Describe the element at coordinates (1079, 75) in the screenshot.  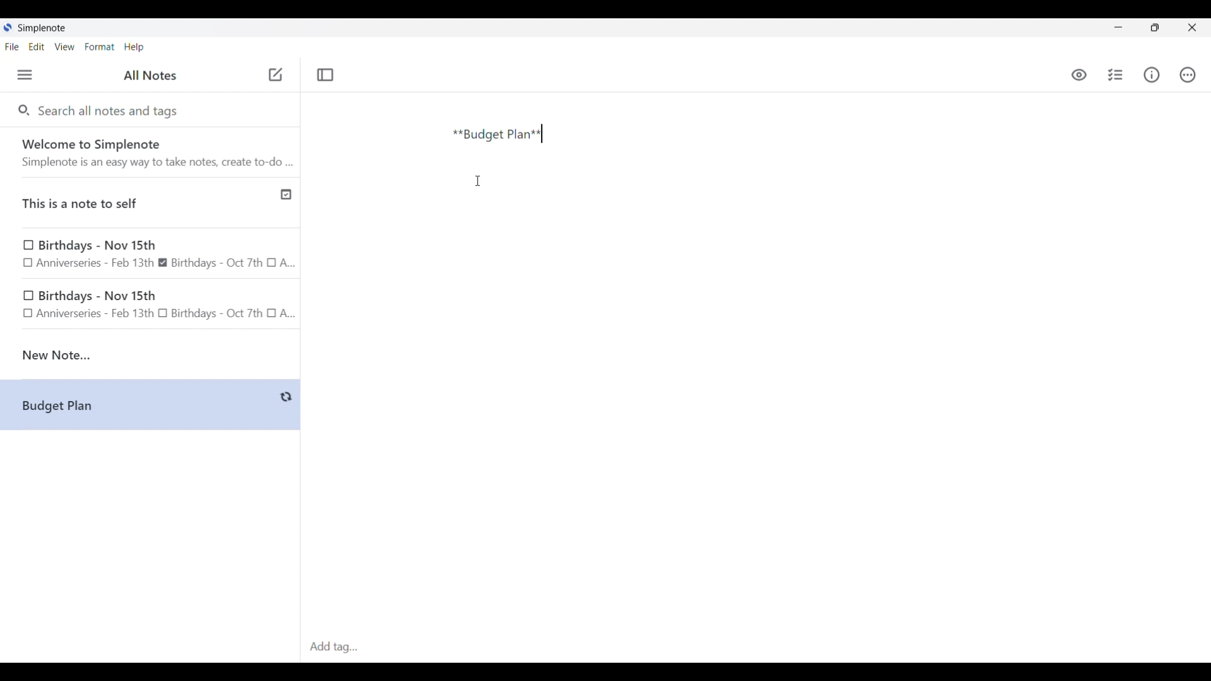
I see `Toggle to see markdown preview` at that location.